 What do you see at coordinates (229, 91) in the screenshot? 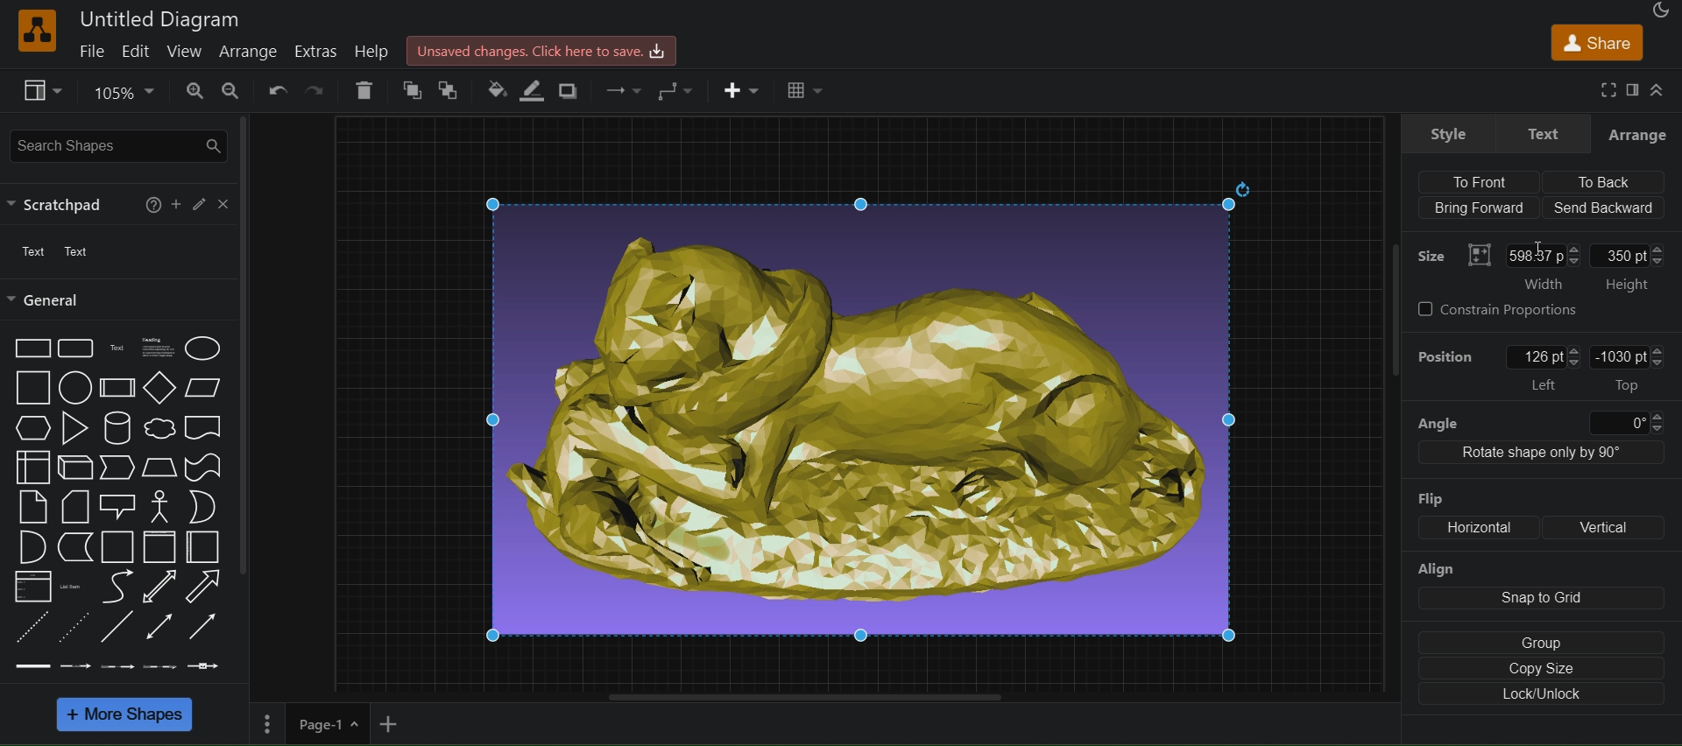
I see `zoom out` at bounding box center [229, 91].